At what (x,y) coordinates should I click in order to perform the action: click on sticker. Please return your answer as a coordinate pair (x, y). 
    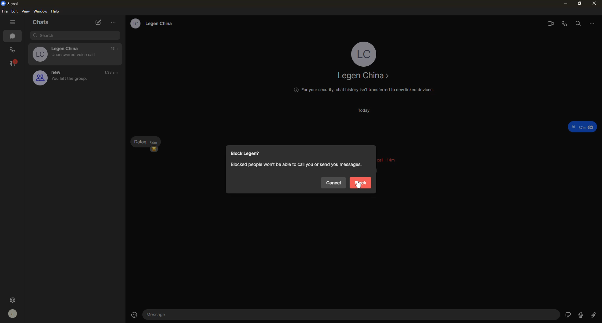
    Looking at the image, I should click on (567, 315).